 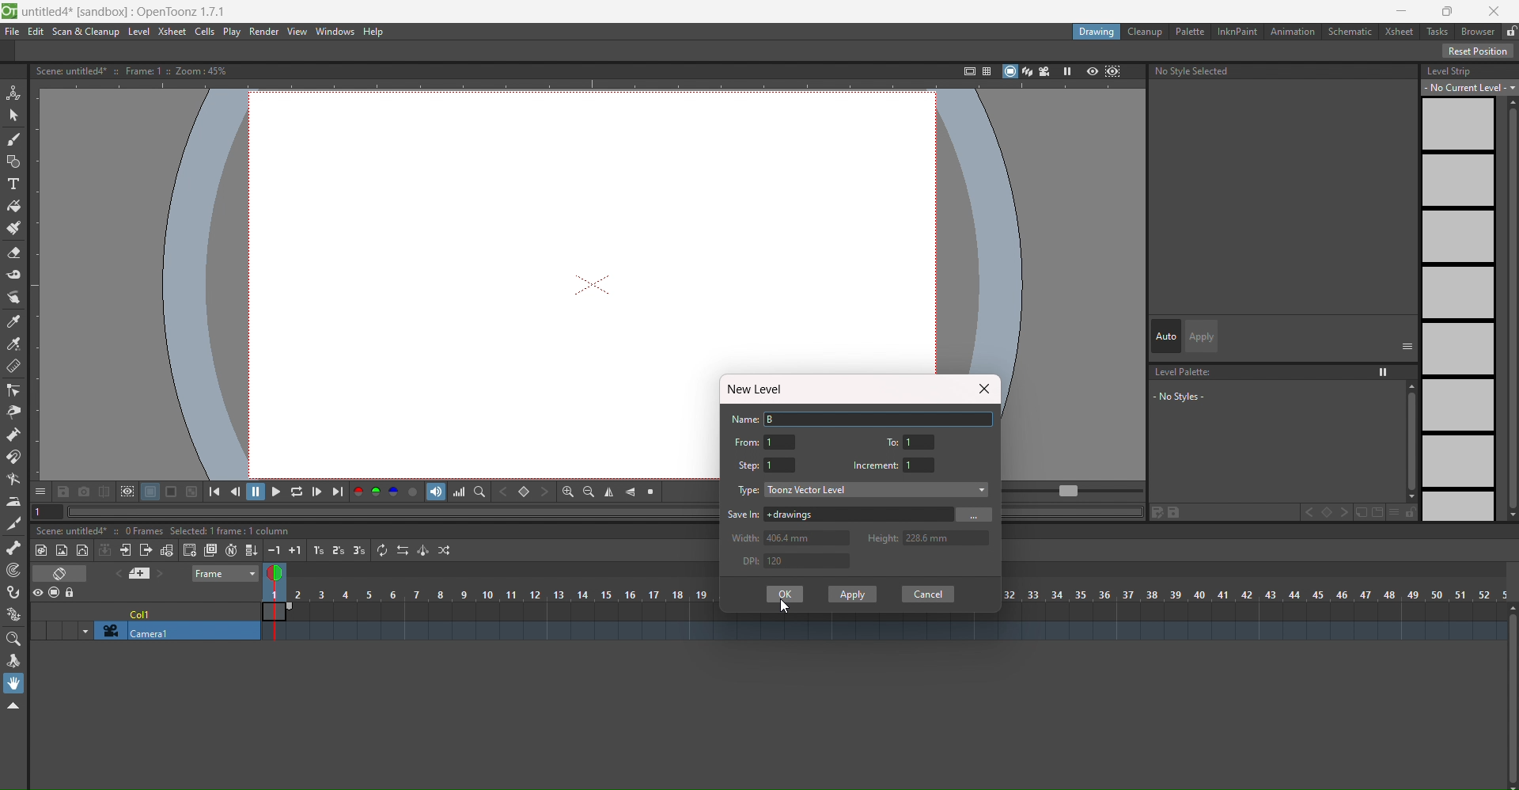 What do you see at coordinates (749, 490) in the screenshot?
I see `type` at bounding box center [749, 490].